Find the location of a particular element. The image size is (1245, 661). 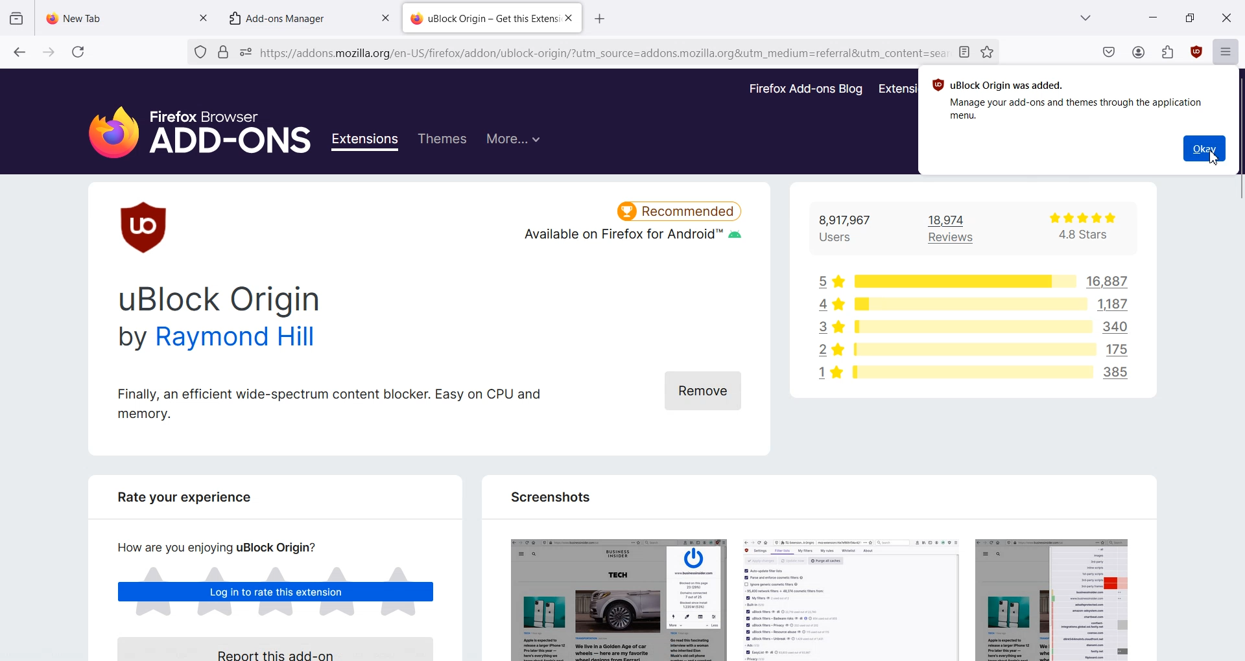

Firefox Add-ons Blog is located at coordinates (806, 89).